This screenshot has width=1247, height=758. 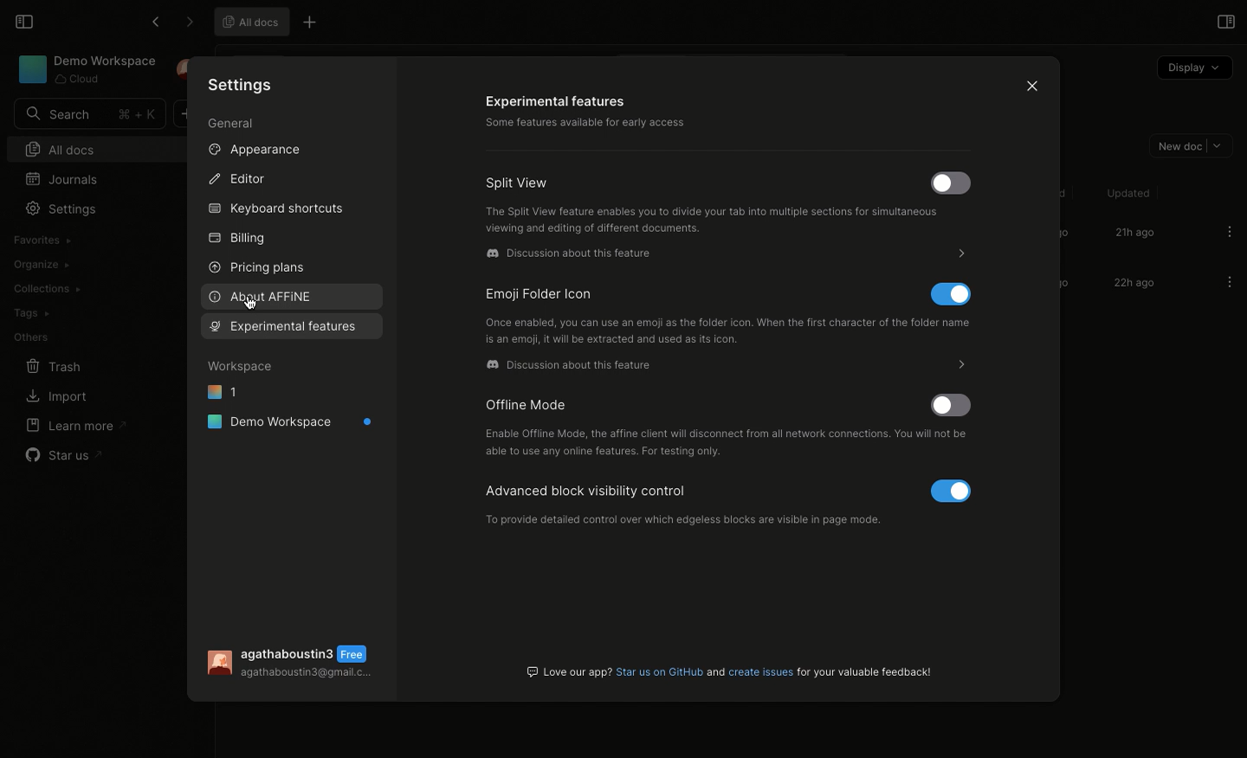 What do you see at coordinates (1224, 21) in the screenshot?
I see `Open right panel` at bounding box center [1224, 21].